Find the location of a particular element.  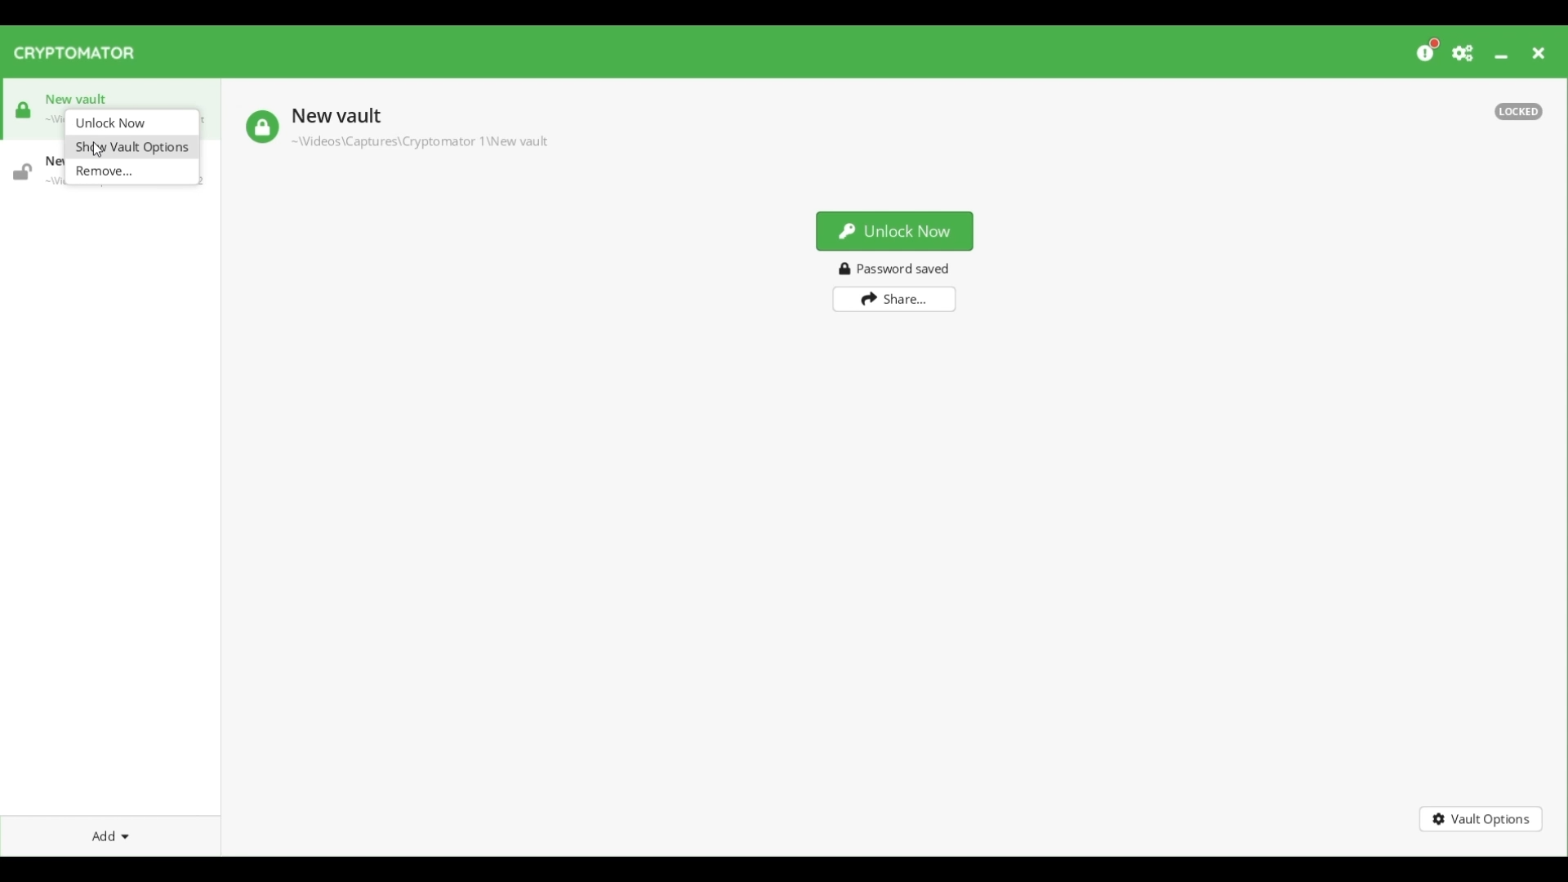

Vault 1/Selected vault is located at coordinates (102, 97).